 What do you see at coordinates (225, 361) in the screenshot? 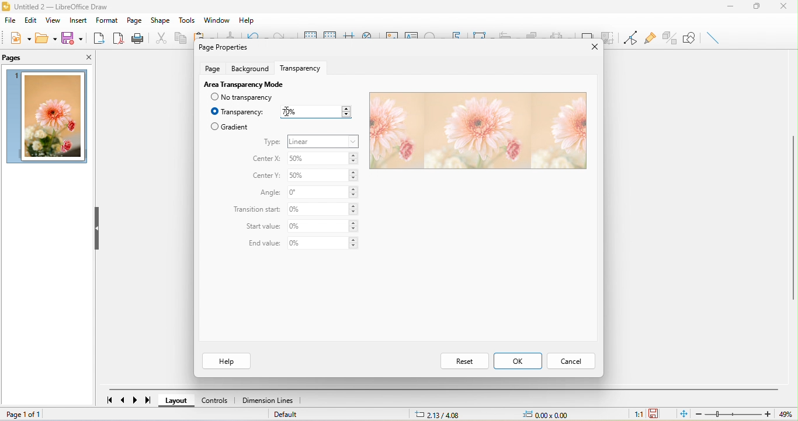
I see `help` at bounding box center [225, 361].